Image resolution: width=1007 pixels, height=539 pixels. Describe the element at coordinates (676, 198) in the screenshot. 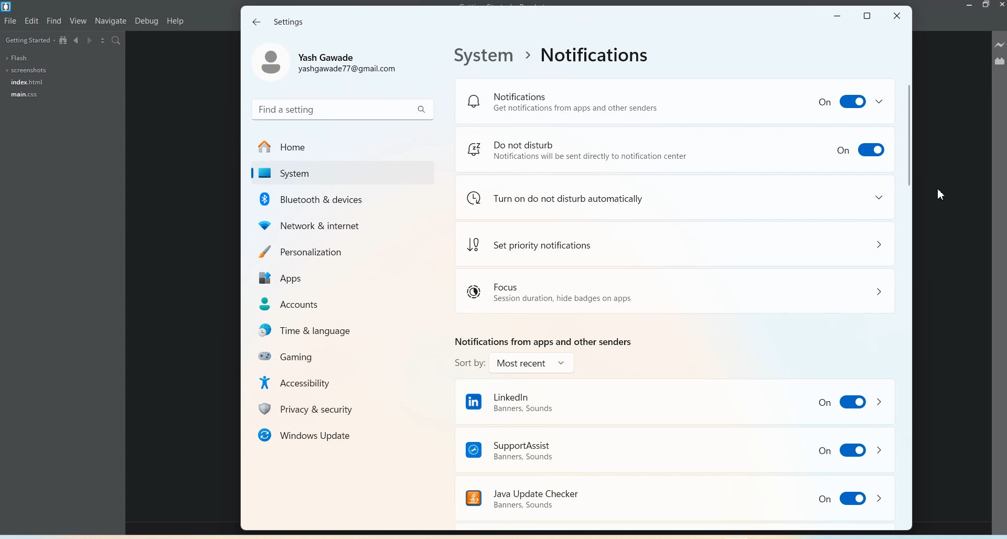

I see `Turn on do not disturb automatically` at that location.